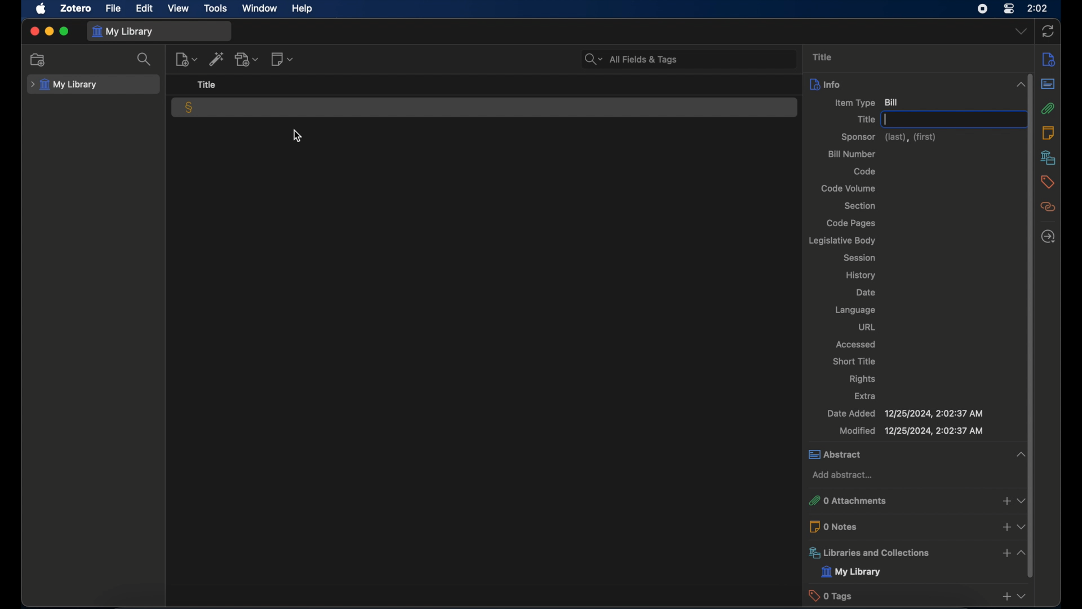  Describe the element at coordinates (144, 59) in the screenshot. I see `search` at that location.